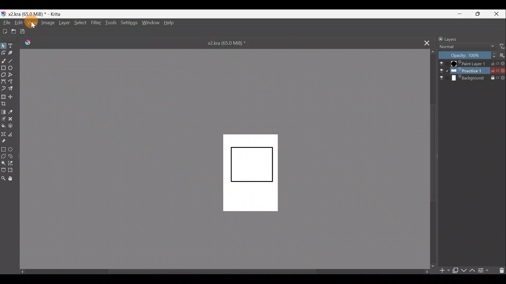  I want to click on Freehand selection tool, so click(14, 156).